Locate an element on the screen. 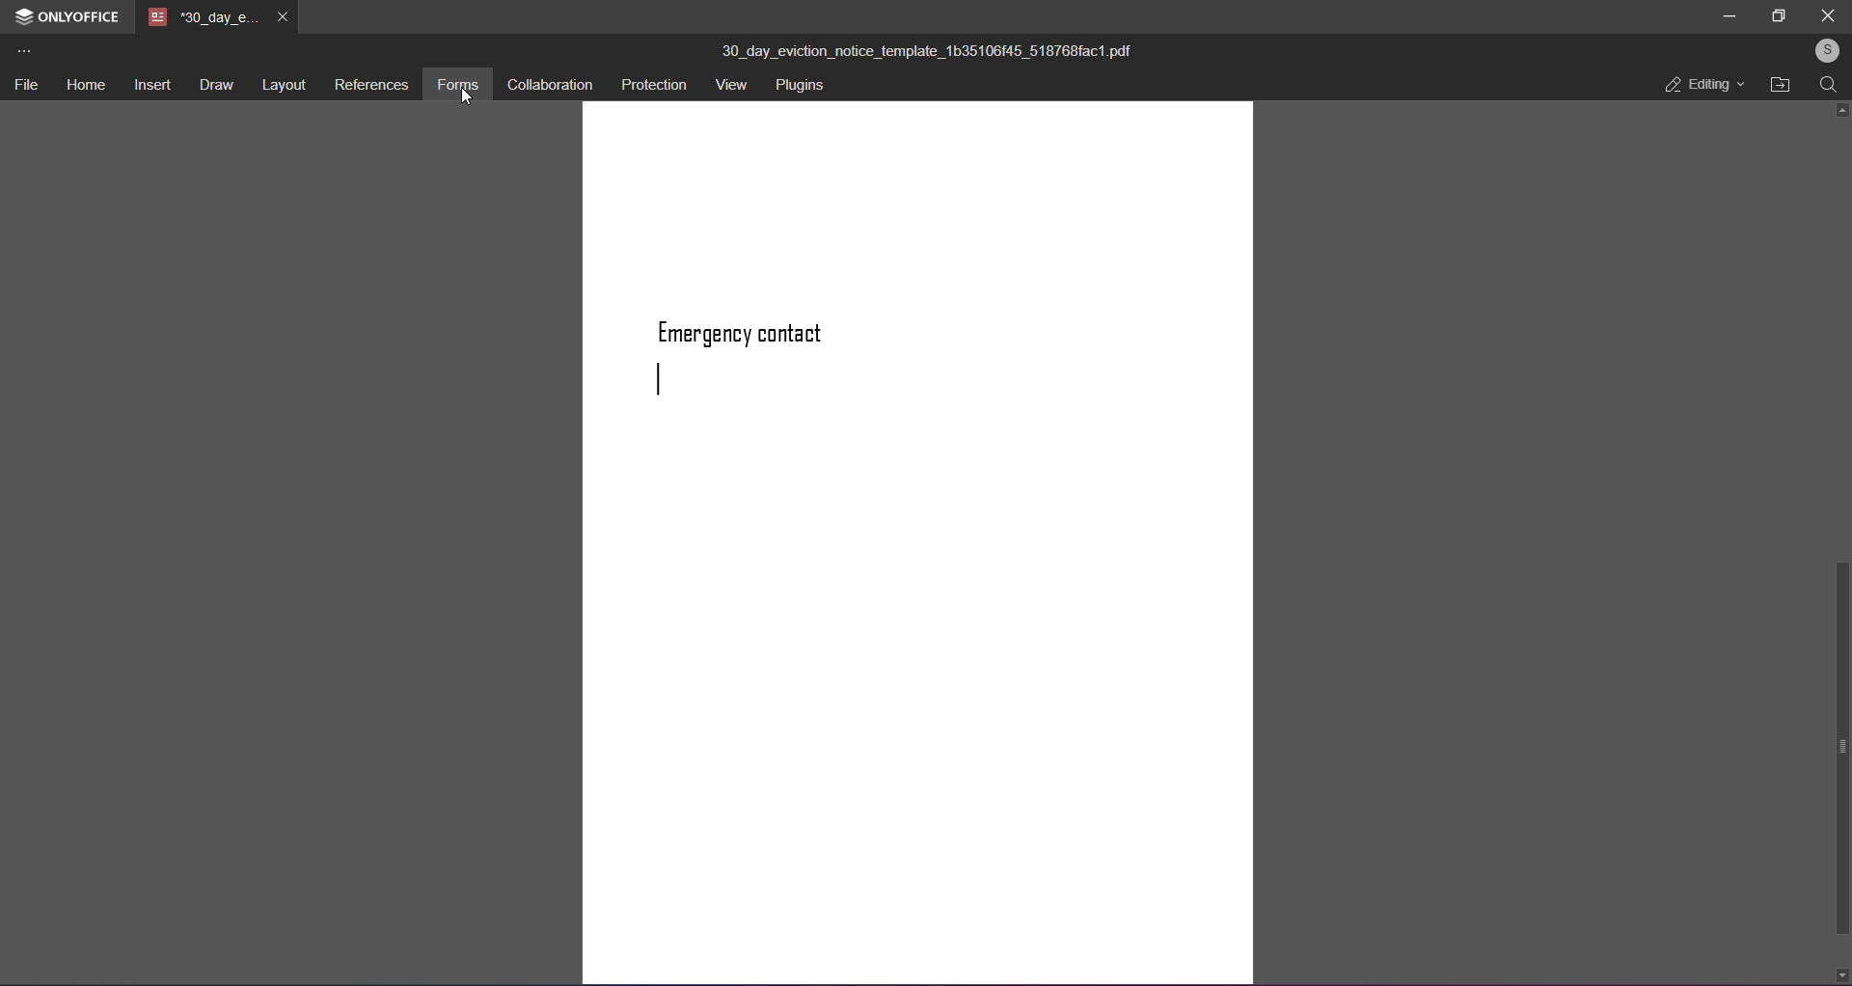  references is located at coordinates (370, 87).